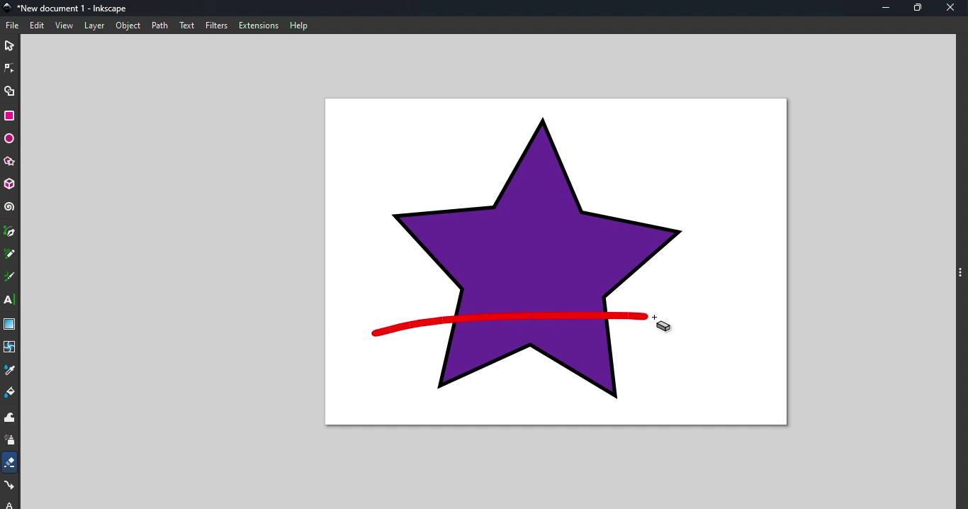 The image size is (968, 509). Describe the element at coordinates (921, 9) in the screenshot. I see `maximize` at that location.